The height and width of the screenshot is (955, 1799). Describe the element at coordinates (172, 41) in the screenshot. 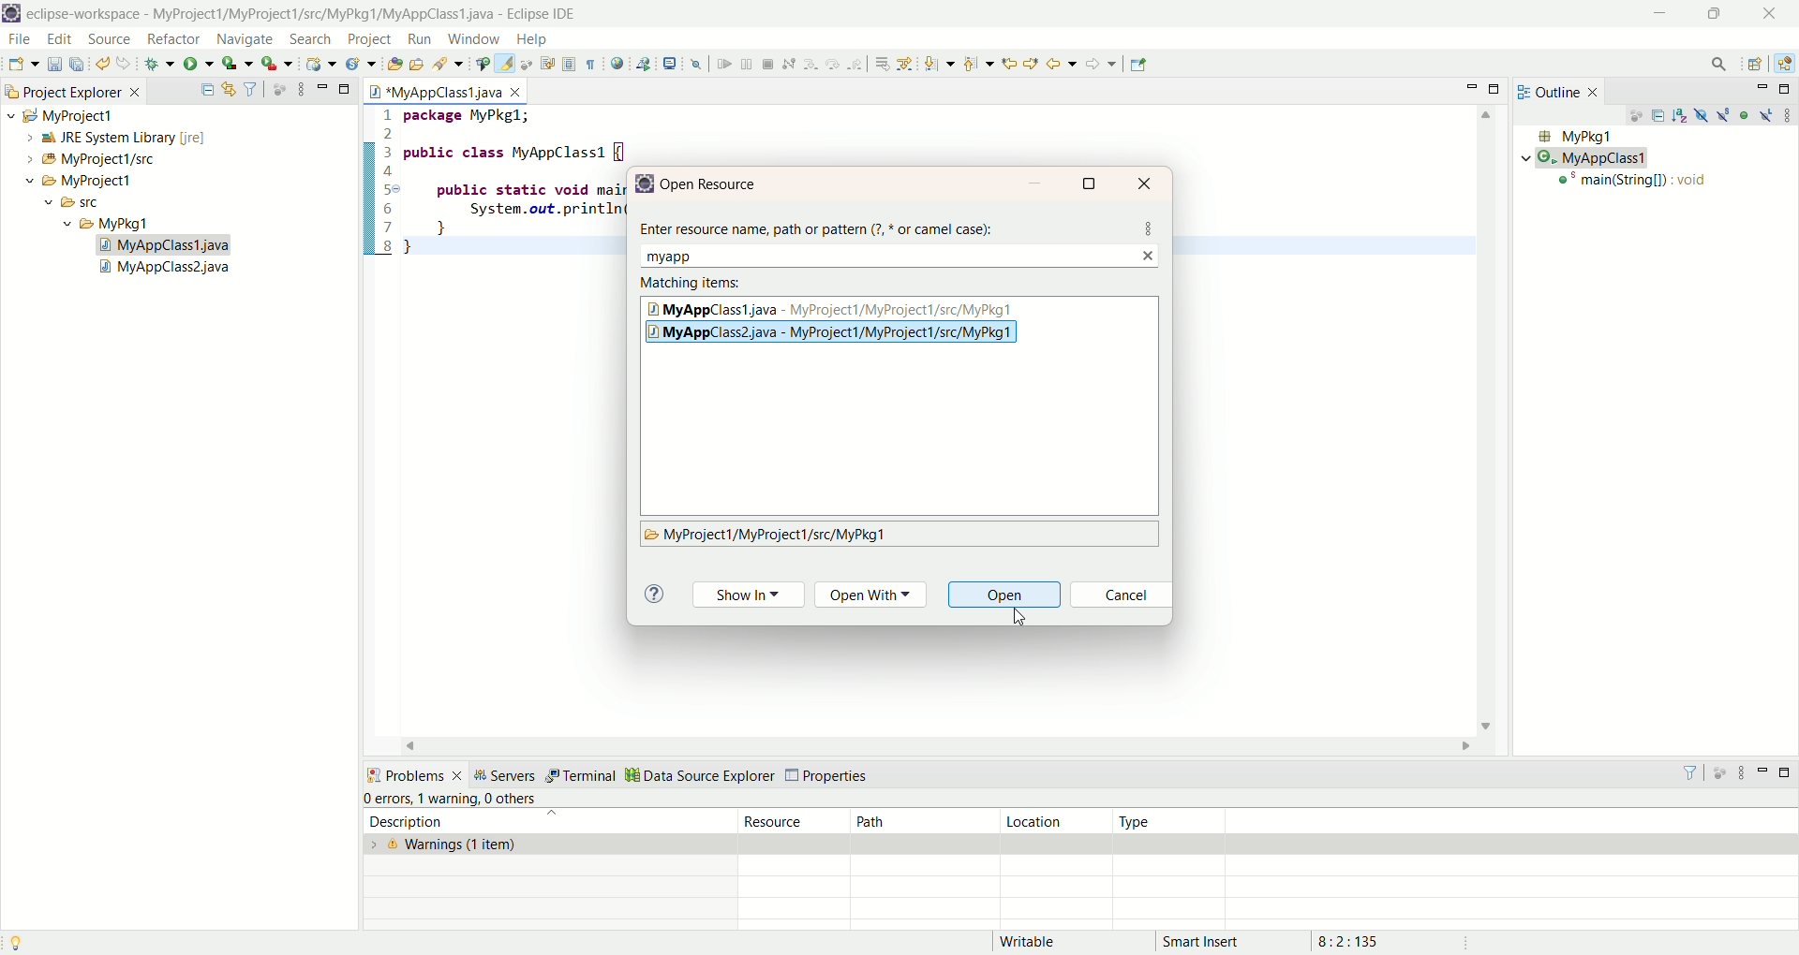

I see `refactor` at that location.